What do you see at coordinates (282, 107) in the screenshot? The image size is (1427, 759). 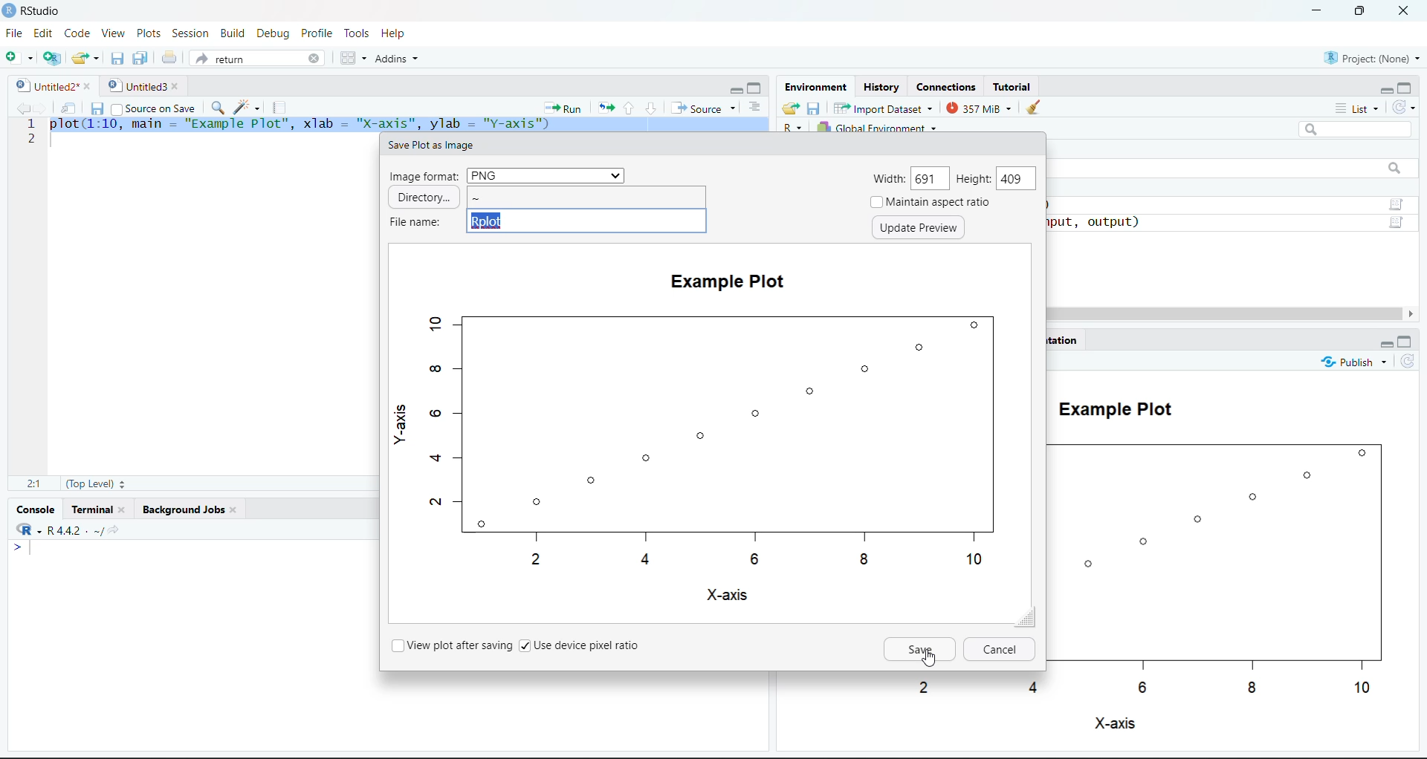 I see `Compile Report (Ctrl + Shift + K)` at bounding box center [282, 107].